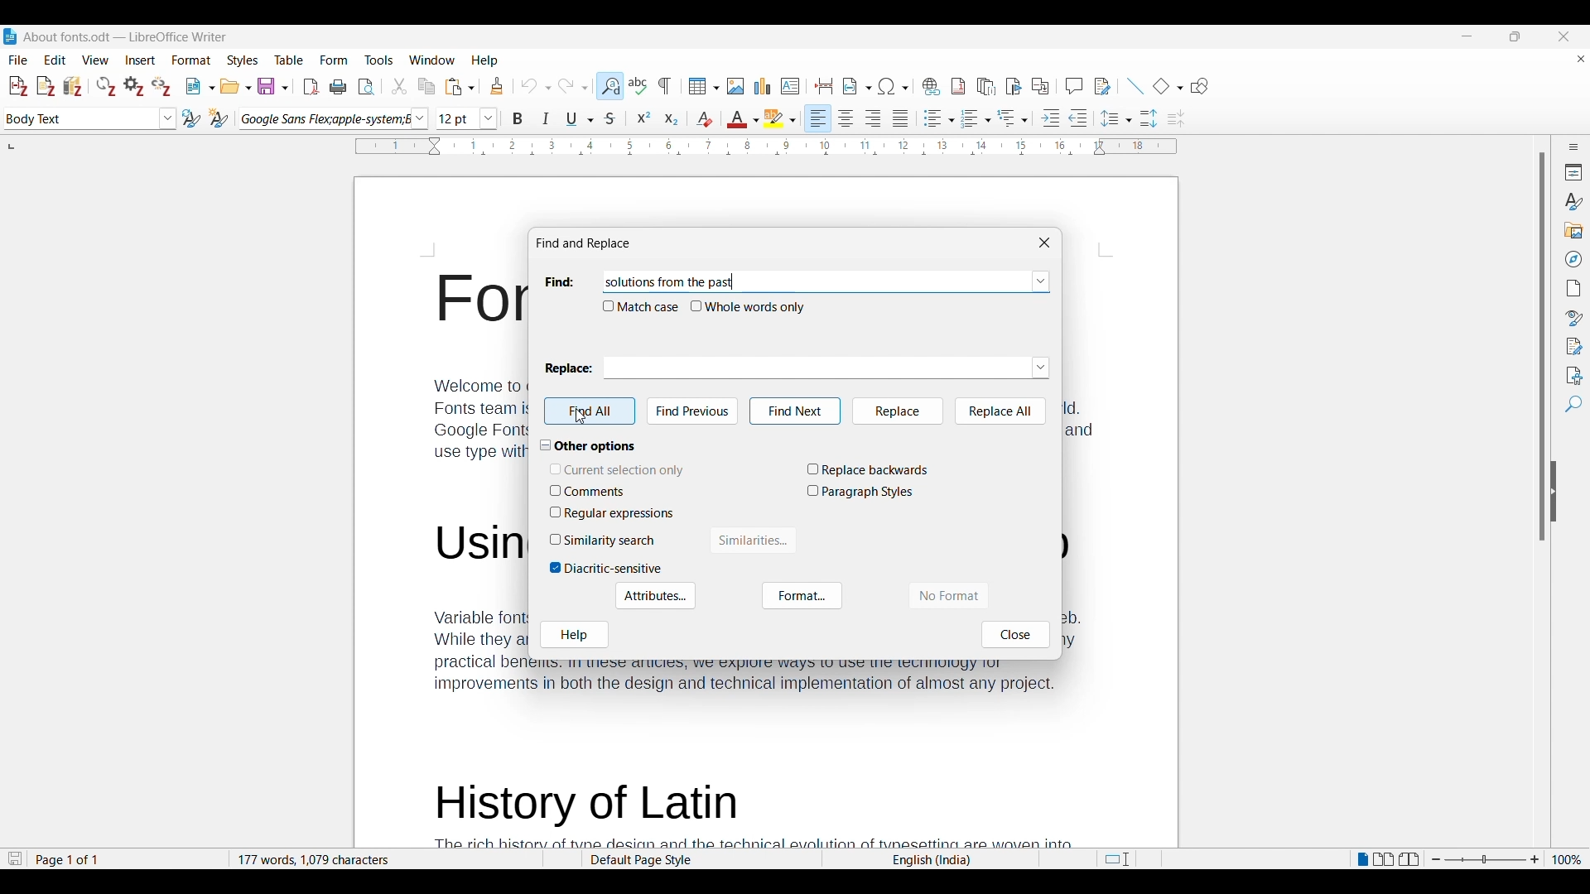  What do you see at coordinates (857, 86) in the screenshot?
I see `Insert field options` at bounding box center [857, 86].